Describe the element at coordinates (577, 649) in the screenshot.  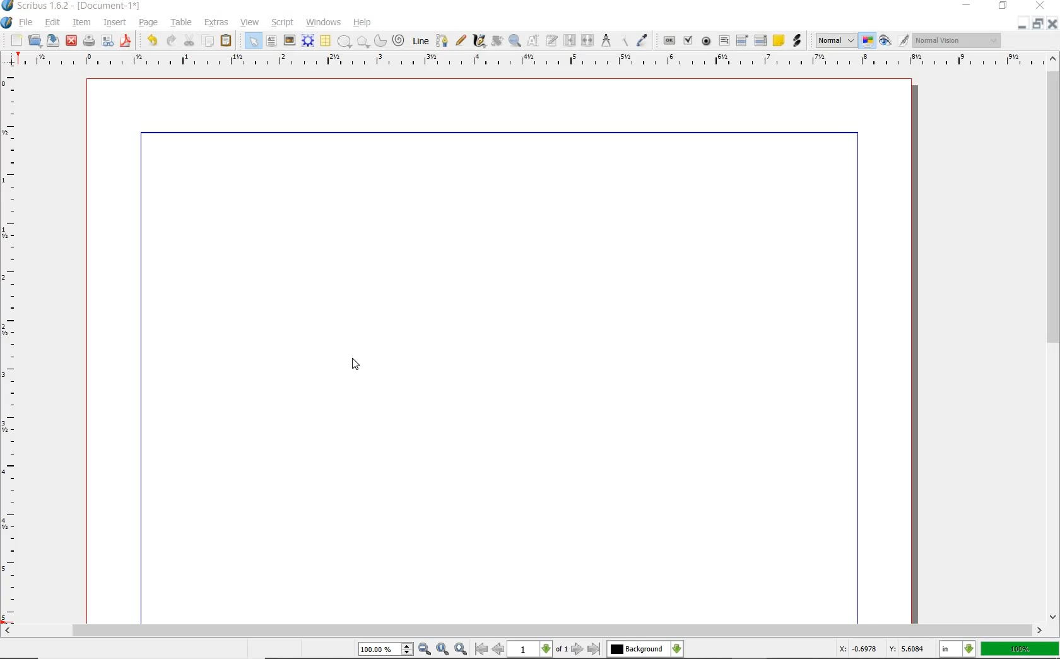
I see `next` at that location.